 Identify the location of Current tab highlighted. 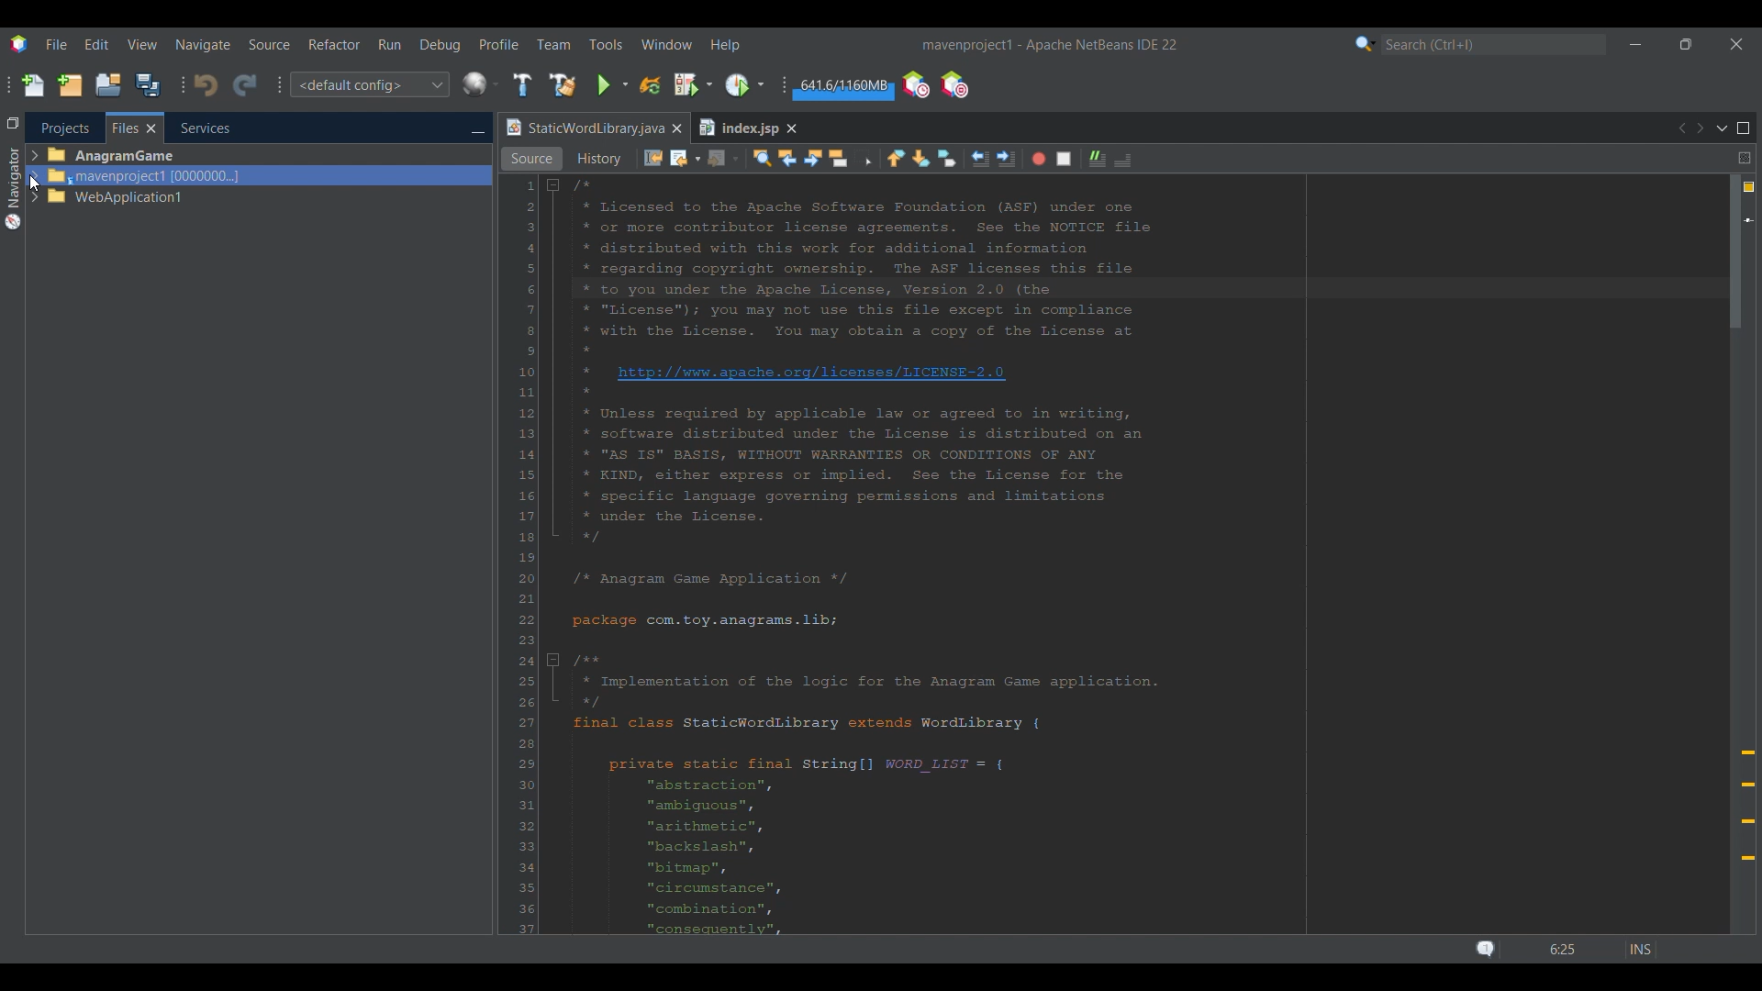
(583, 128).